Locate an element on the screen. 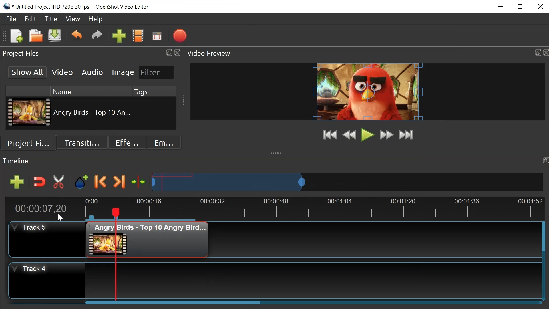 This screenshot has width=549, height=309. Import Files is located at coordinates (119, 37).